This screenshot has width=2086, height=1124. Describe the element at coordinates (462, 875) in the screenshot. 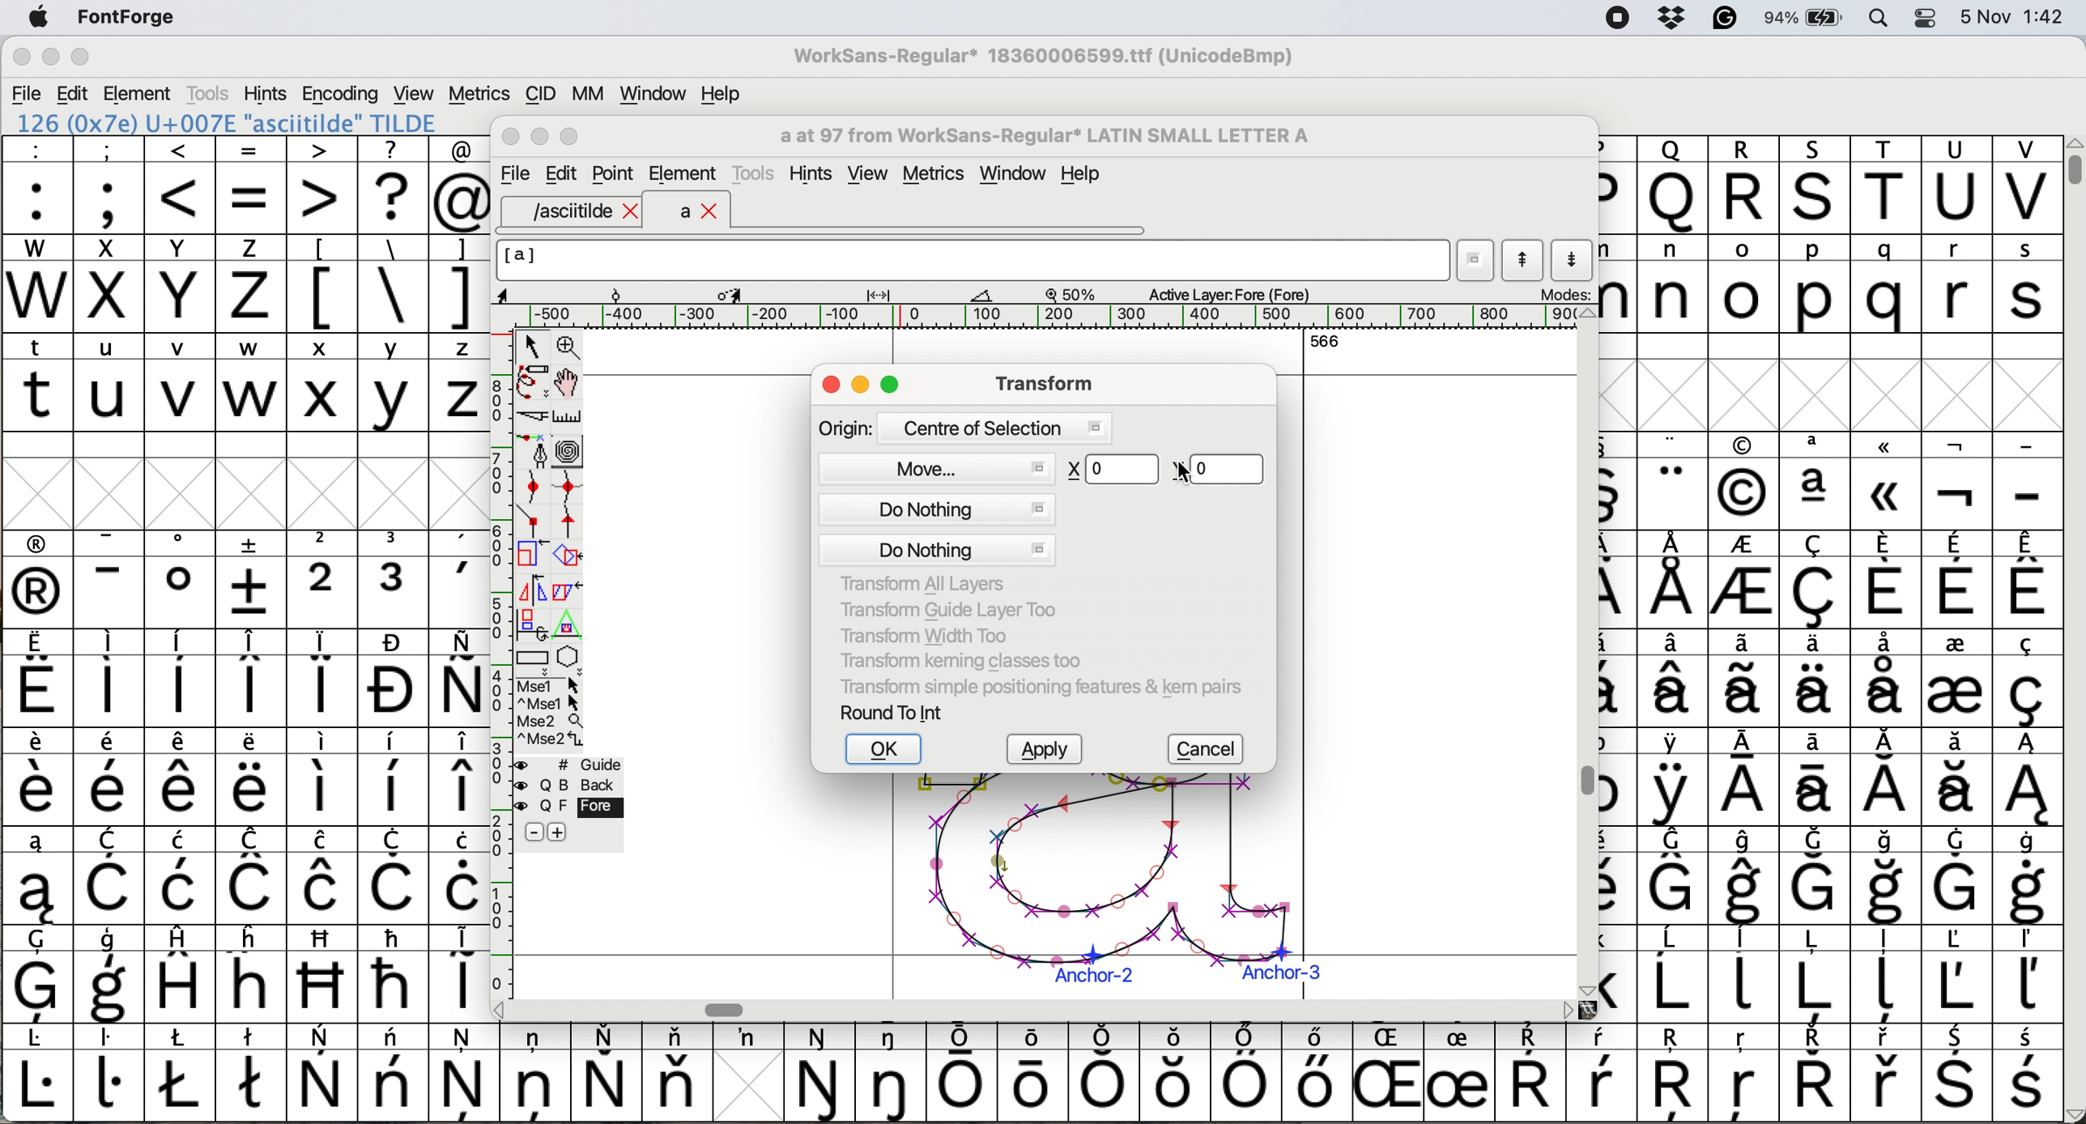

I see `symbol` at that location.